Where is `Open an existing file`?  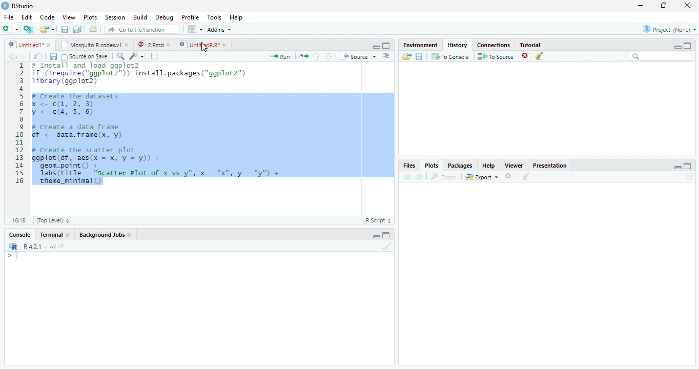 Open an existing file is located at coordinates (44, 29).